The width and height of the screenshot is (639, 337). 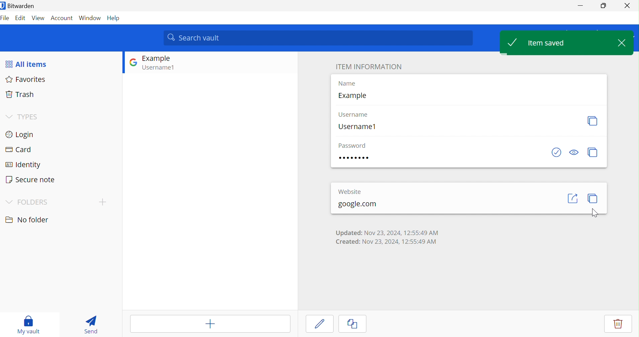 What do you see at coordinates (31, 179) in the screenshot?
I see `Secure note` at bounding box center [31, 179].